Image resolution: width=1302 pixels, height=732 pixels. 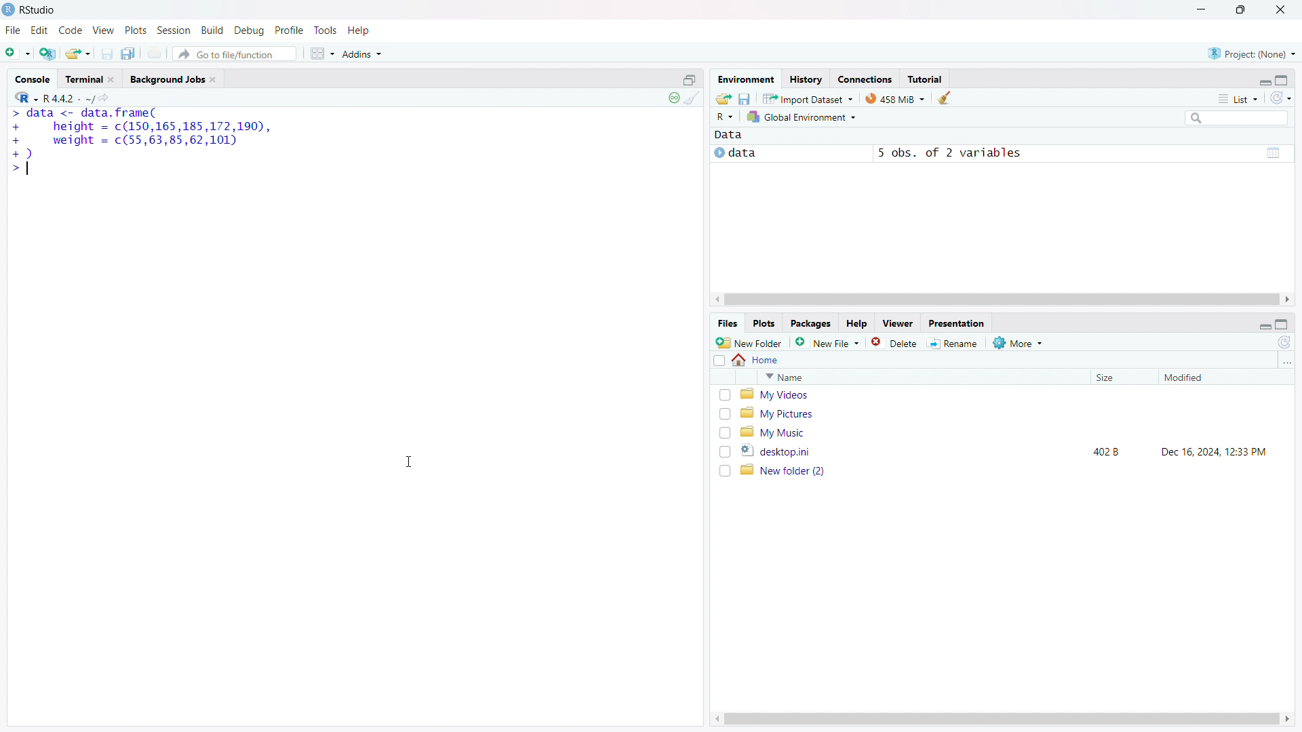 I want to click on name, so click(x=921, y=377).